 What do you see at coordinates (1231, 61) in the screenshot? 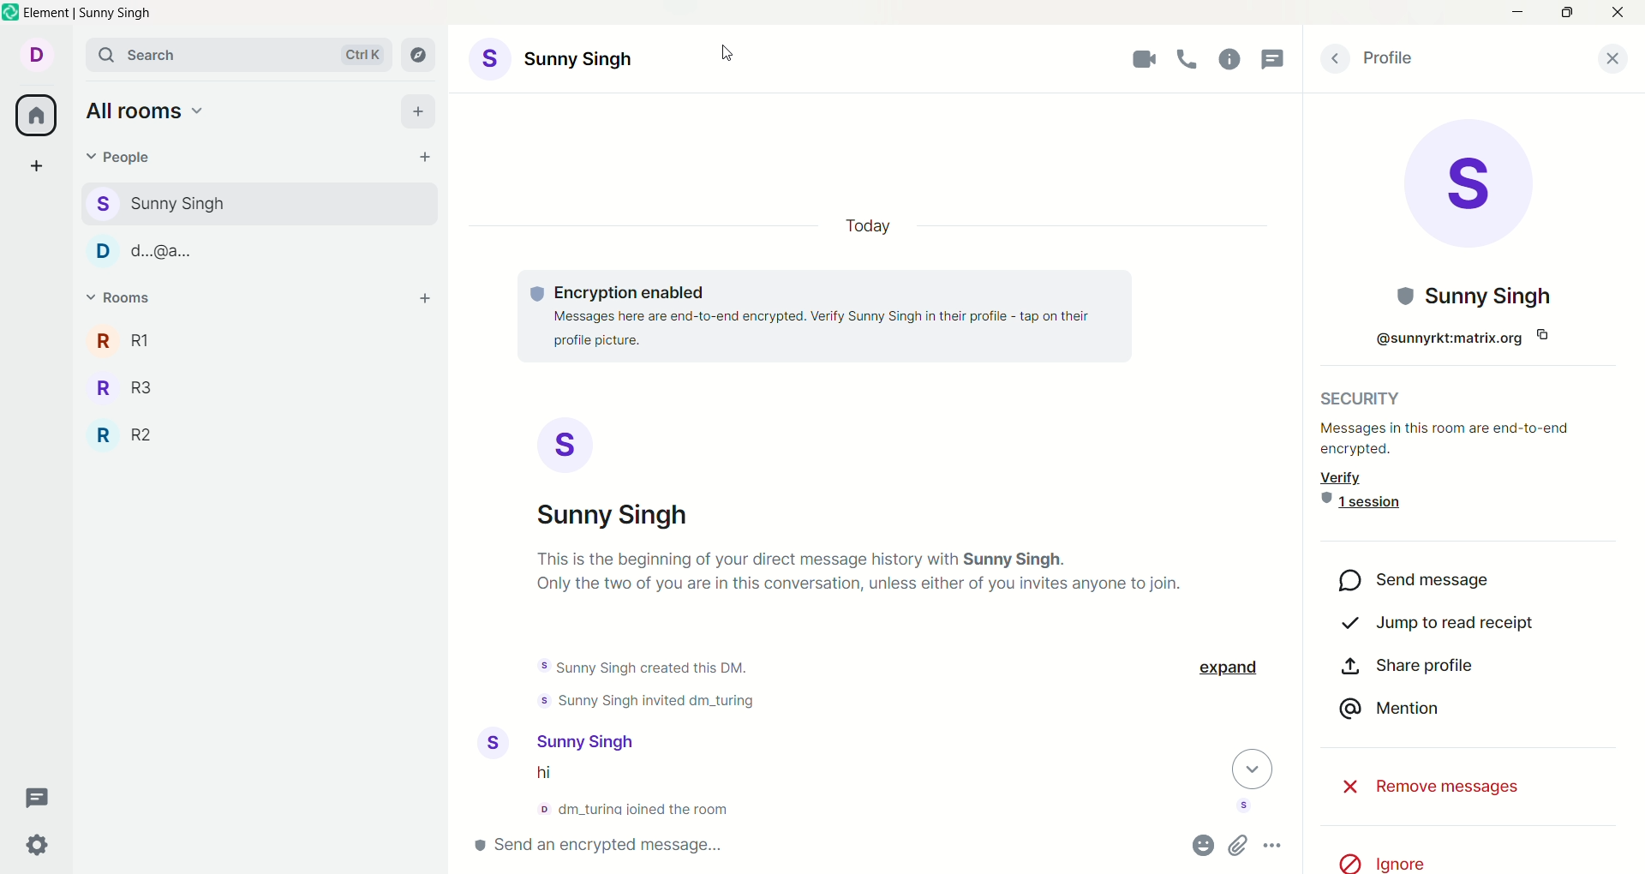
I see `Info` at bounding box center [1231, 61].